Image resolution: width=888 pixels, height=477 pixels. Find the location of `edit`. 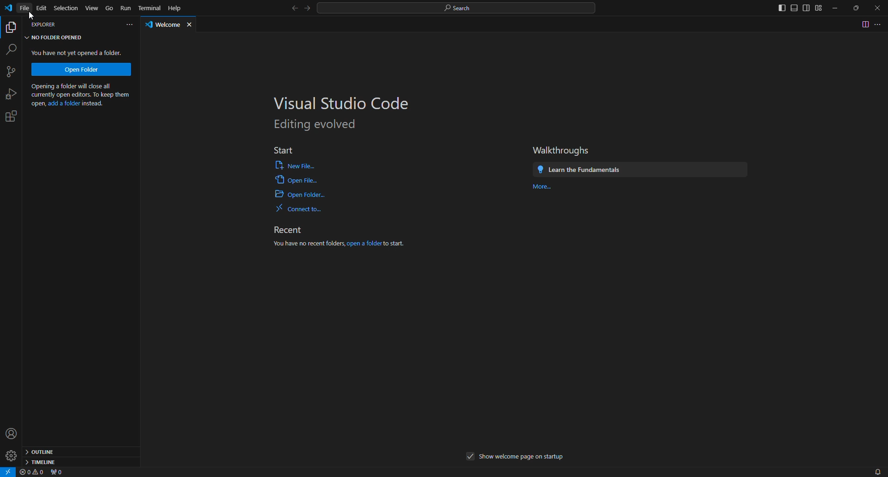

edit is located at coordinates (42, 8).